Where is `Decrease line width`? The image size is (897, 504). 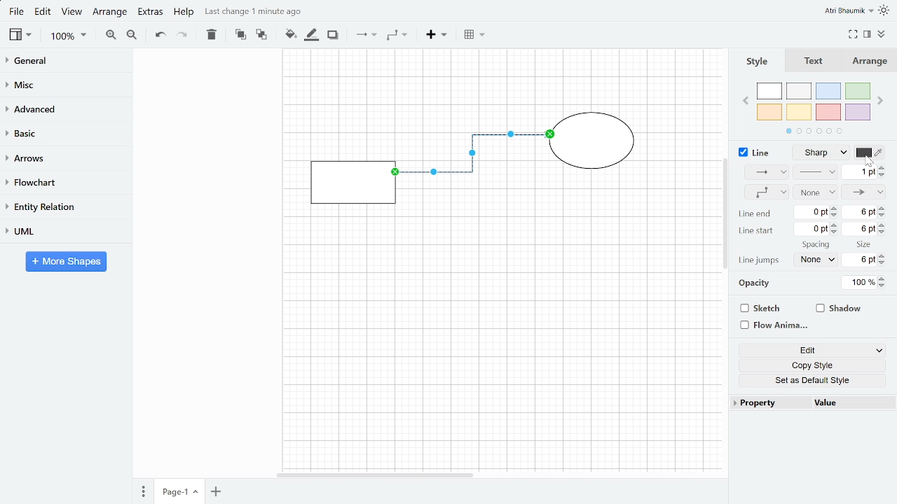 Decrease line width is located at coordinates (884, 175).